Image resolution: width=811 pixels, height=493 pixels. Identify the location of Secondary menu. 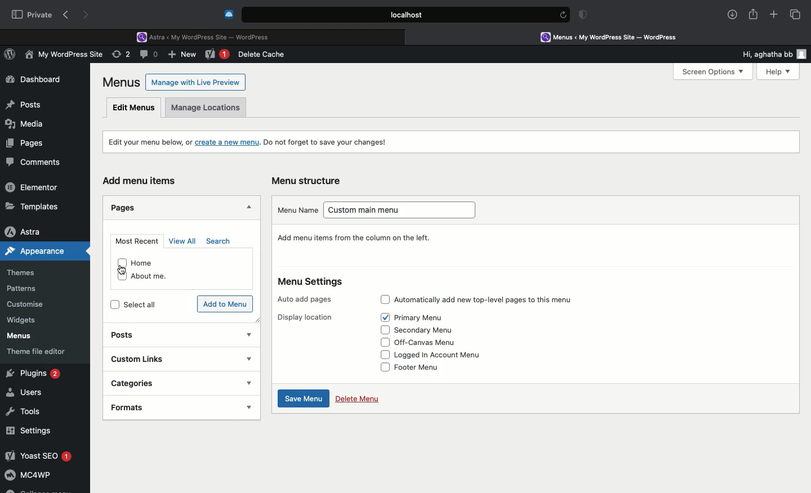
(431, 330).